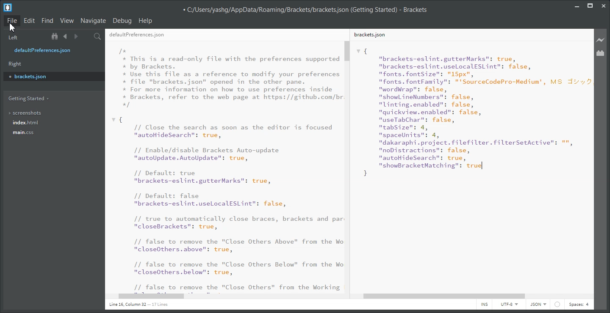  What do you see at coordinates (29, 21) in the screenshot?
I see `Edit` at bounding box center [29, 21].